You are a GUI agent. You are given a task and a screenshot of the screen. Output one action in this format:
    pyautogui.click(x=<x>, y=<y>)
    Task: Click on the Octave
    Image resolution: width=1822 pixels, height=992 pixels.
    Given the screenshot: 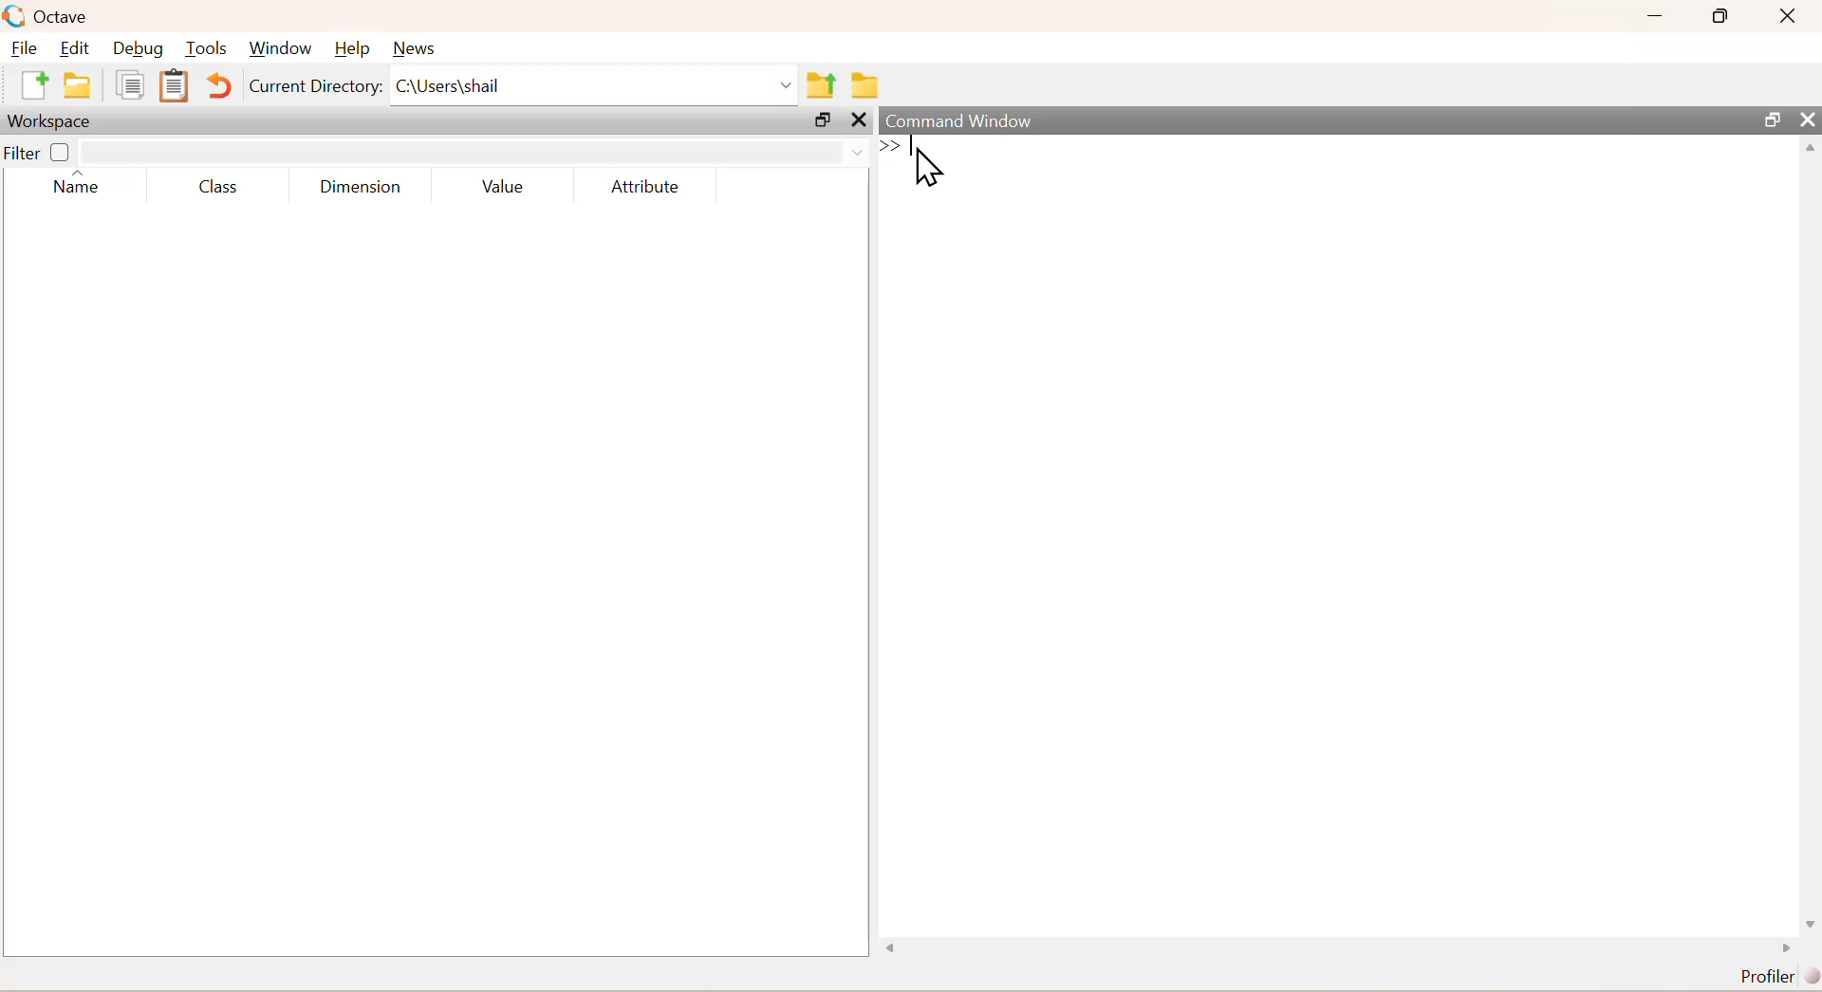 What is the action you would take?
    pyautogui.click(x=50, y=16)
    